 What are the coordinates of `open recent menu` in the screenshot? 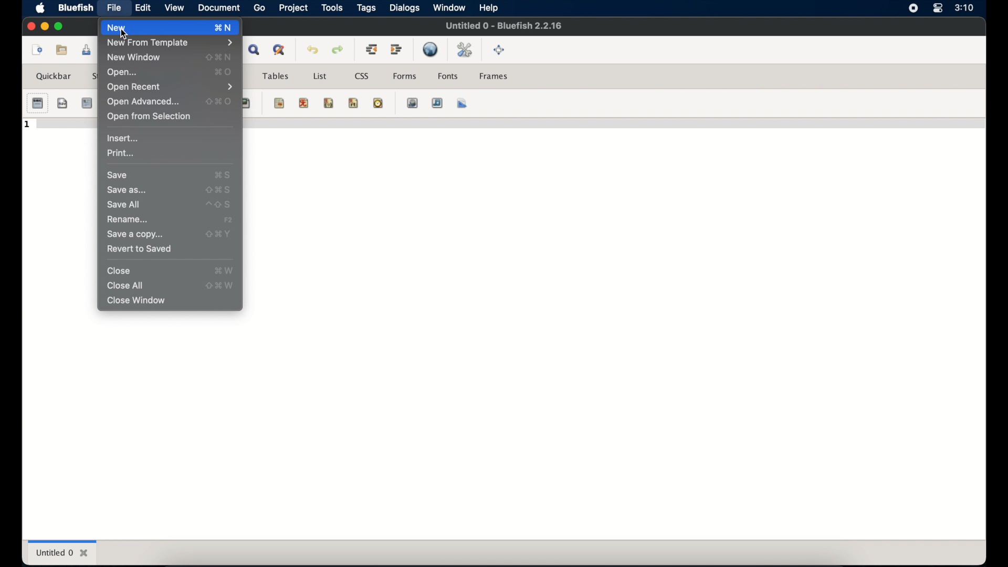 It's located at (170, 87).